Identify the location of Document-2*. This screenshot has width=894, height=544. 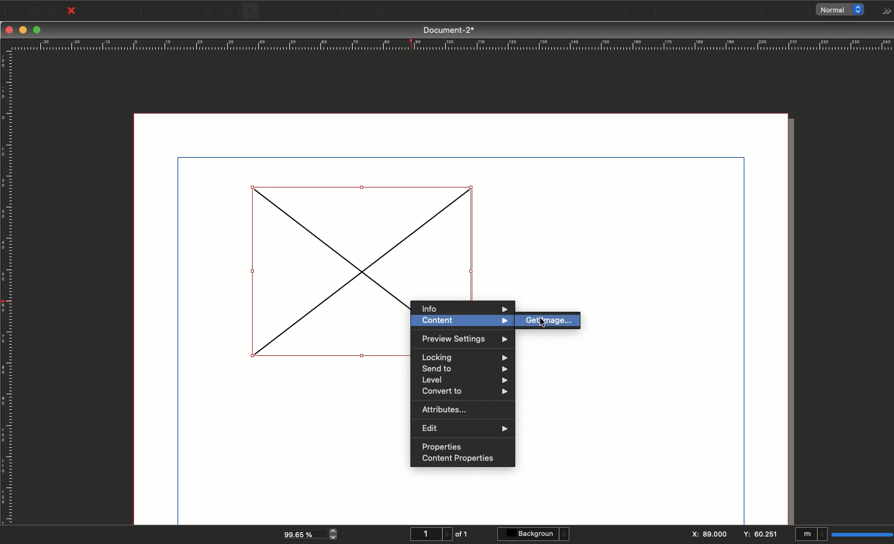
(450, 30).